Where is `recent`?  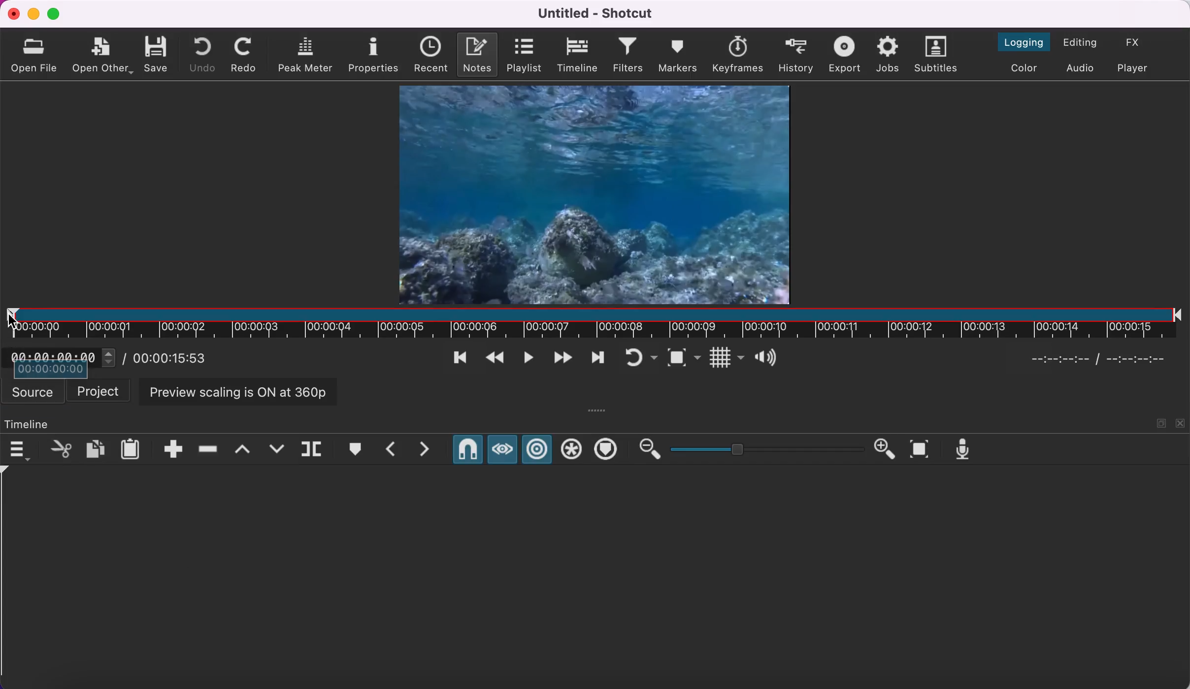
recent is located at coordinates (432, 55).